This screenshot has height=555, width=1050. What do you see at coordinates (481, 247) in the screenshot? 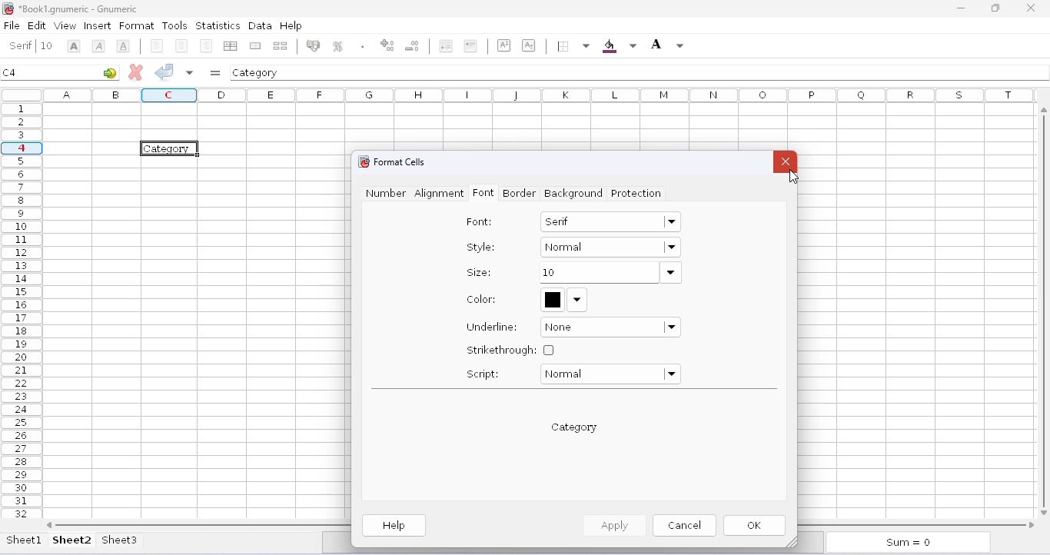
I see `style:` at bounding box center [481, 247].